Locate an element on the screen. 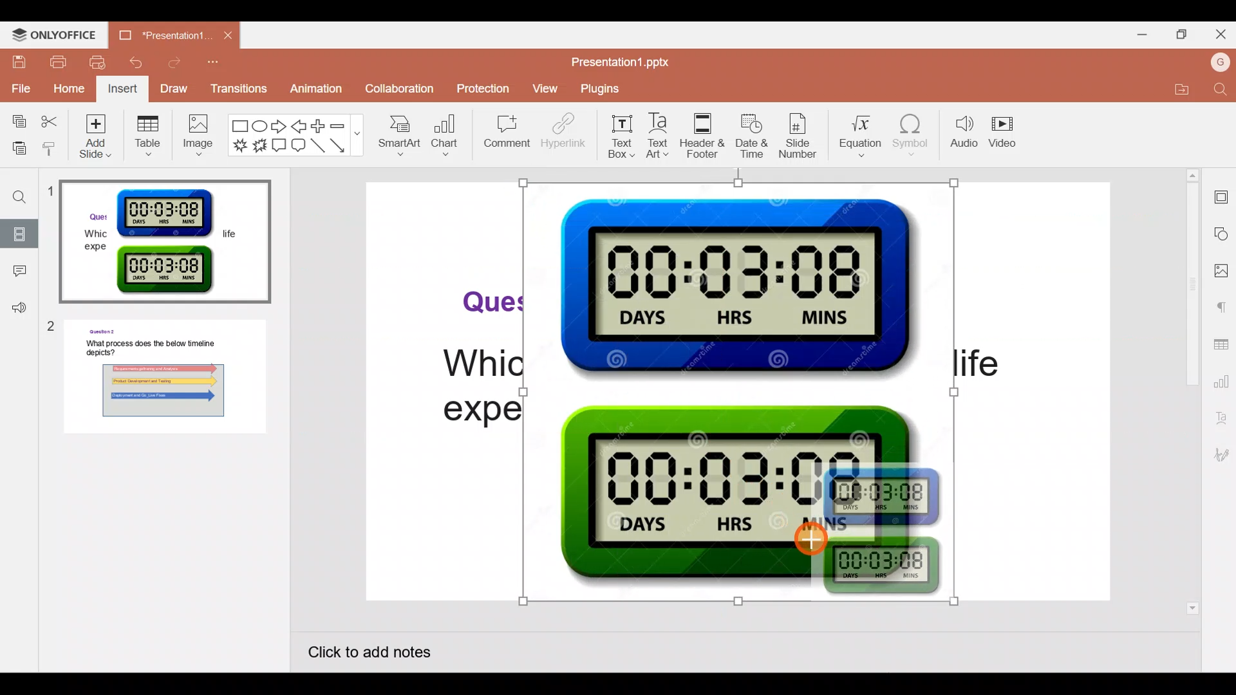 This screenshot has height=695, width=1236. Slide 2 preview is located at coordinates (162, 383).